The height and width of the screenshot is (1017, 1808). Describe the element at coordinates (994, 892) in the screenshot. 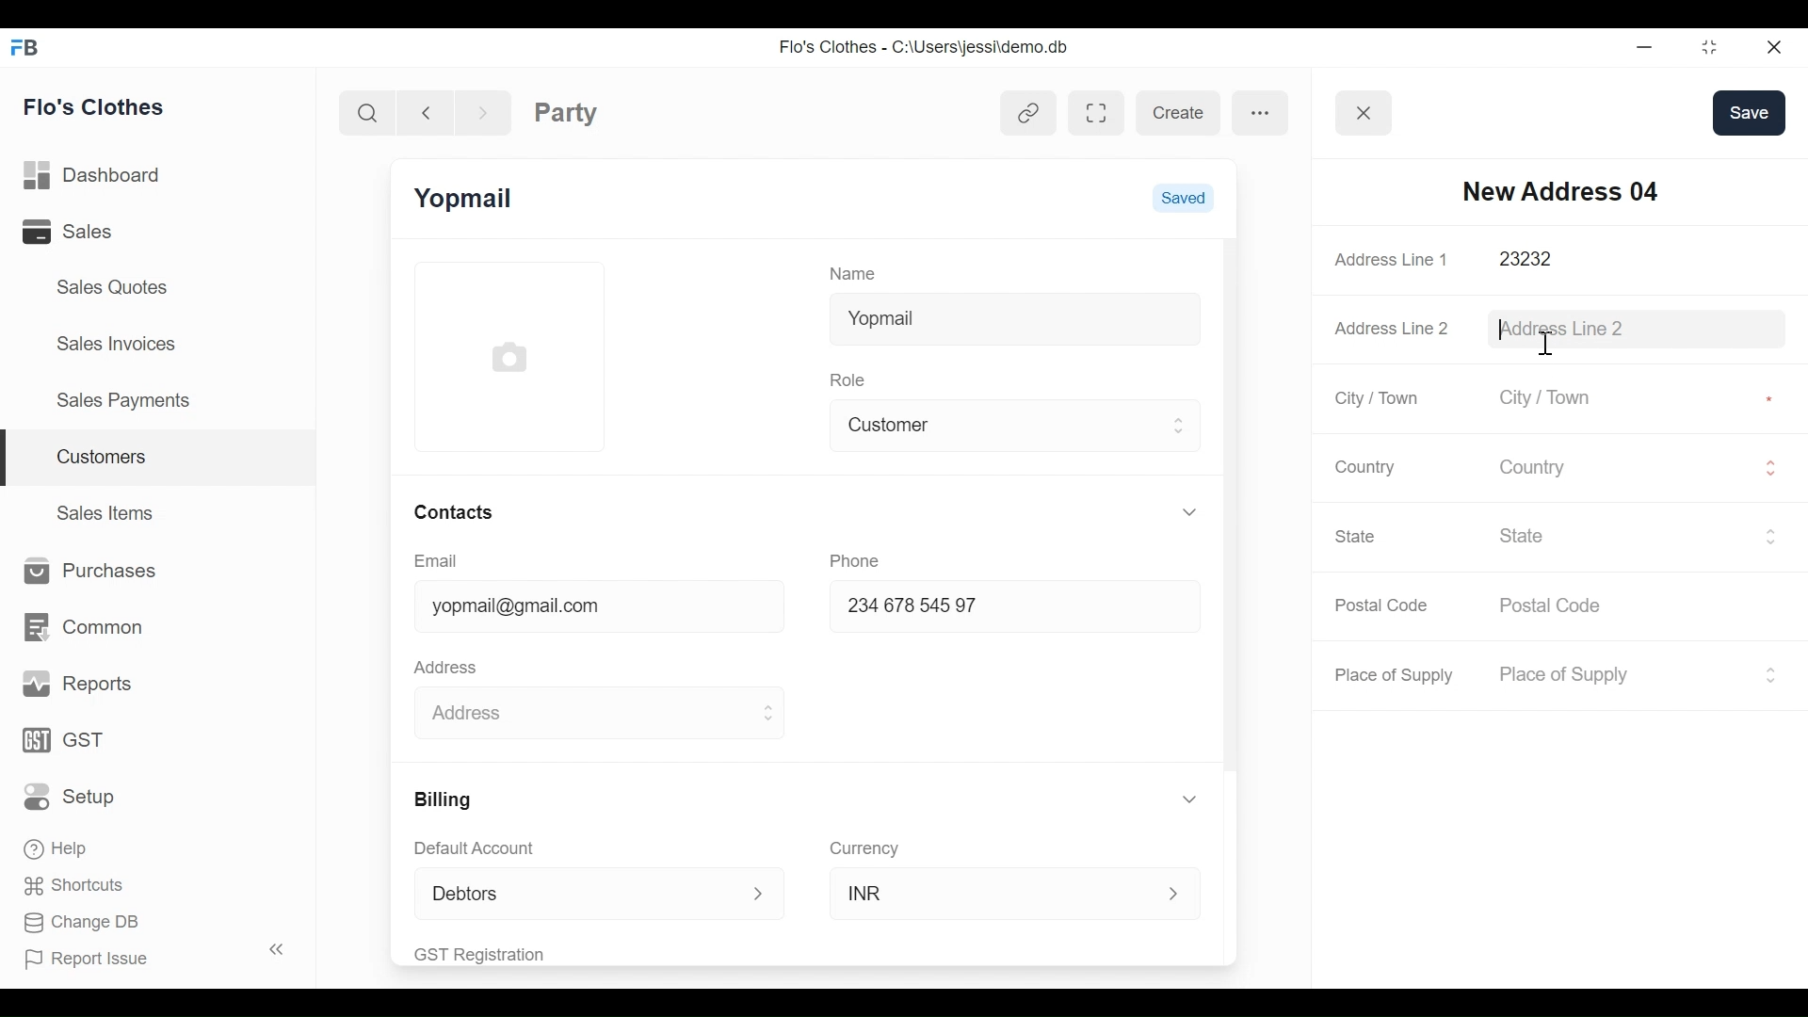

I see `INR` at that location.